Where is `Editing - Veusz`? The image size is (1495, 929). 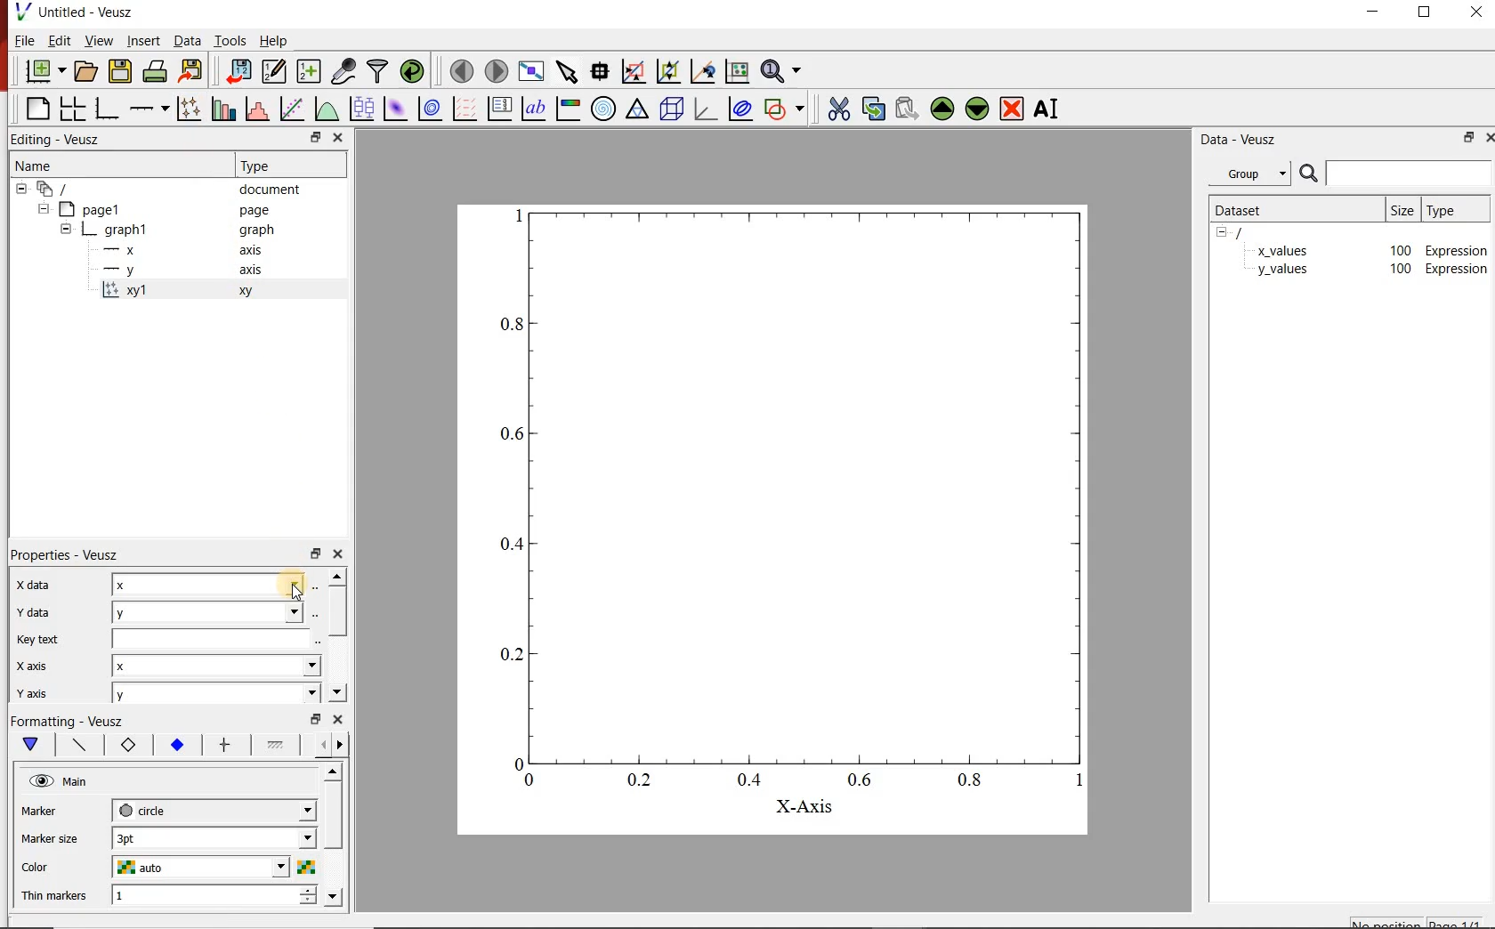
Editing - Veusz is located at coordinates (57, 140).